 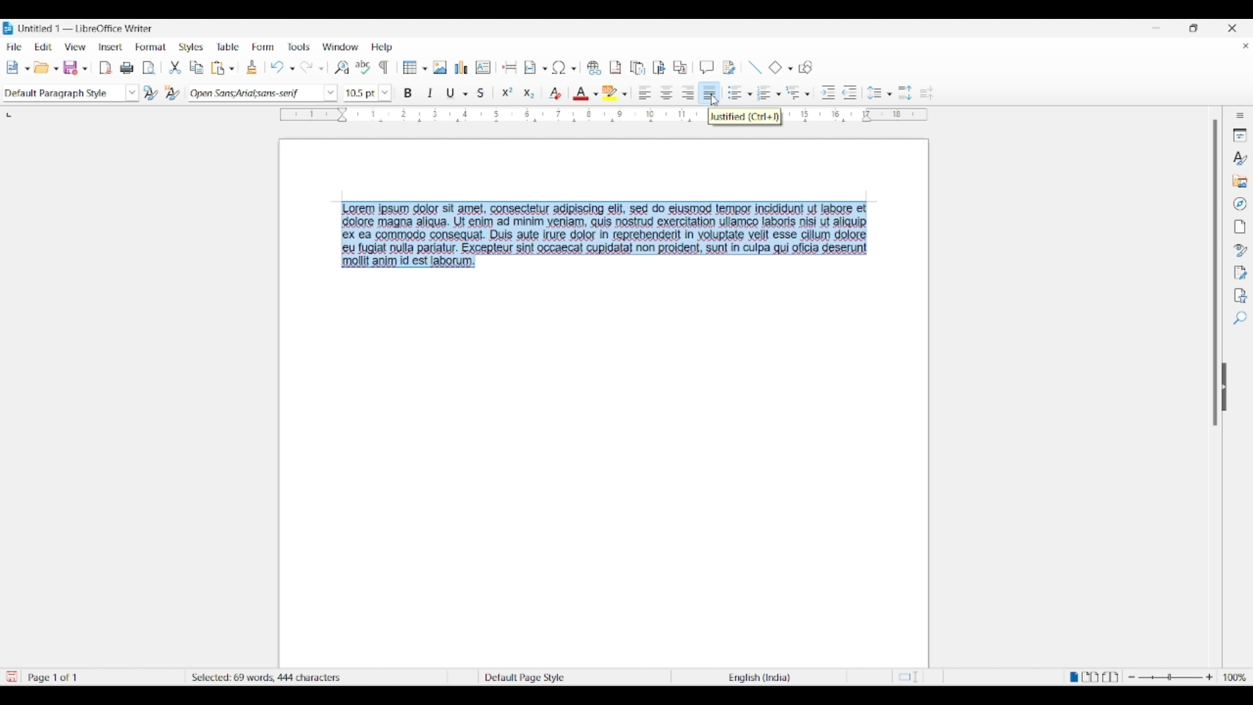 What do you see at coordinates (732, 93) in the screenshot?
I see `Toggle unordered list` at bounding box center [732, 93].